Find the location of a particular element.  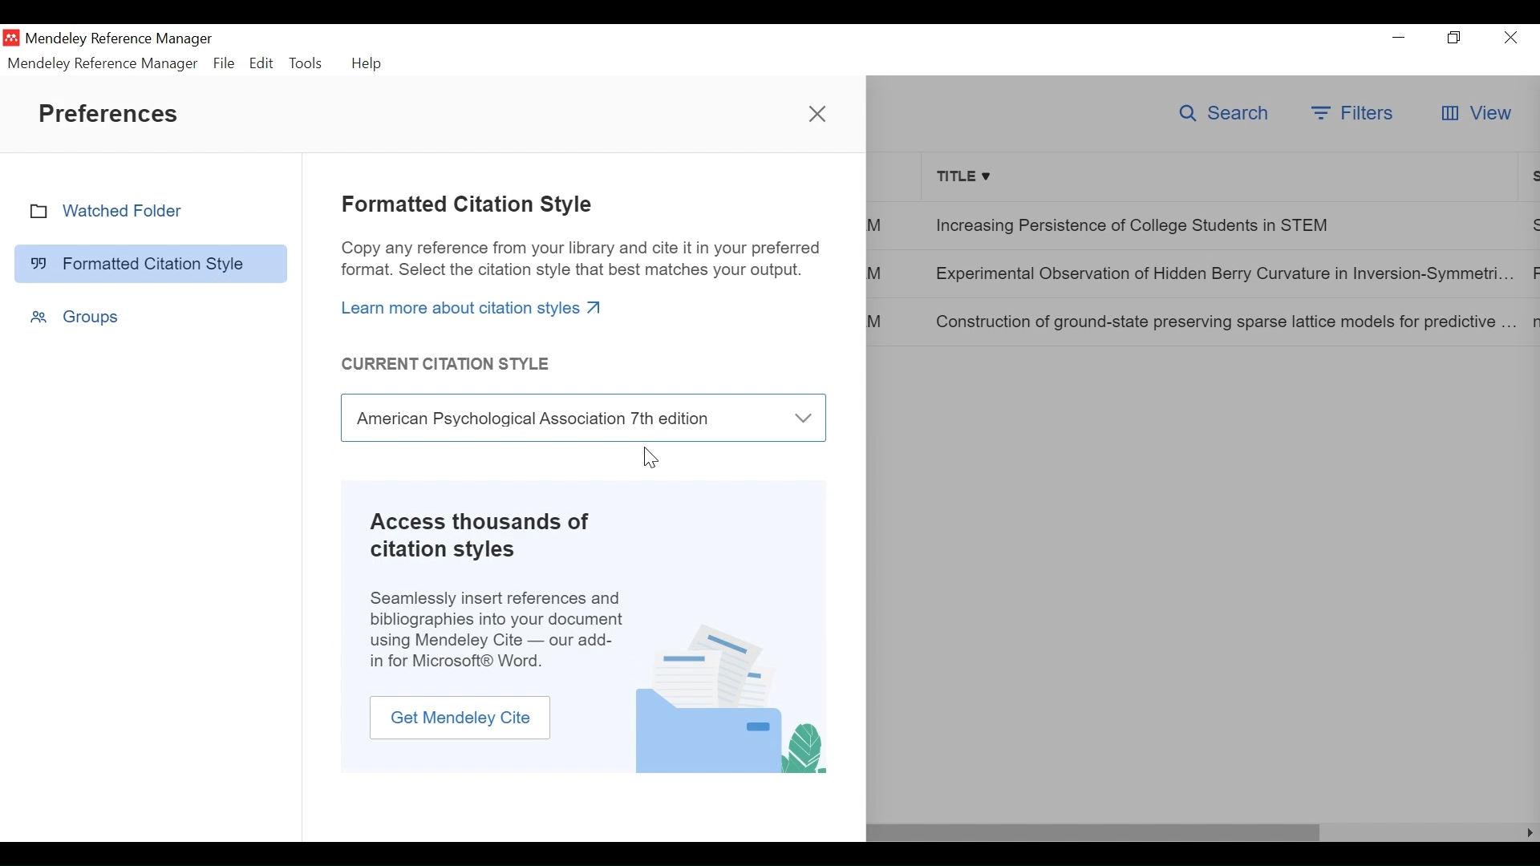

Groups is located at coordinates (75, 316).